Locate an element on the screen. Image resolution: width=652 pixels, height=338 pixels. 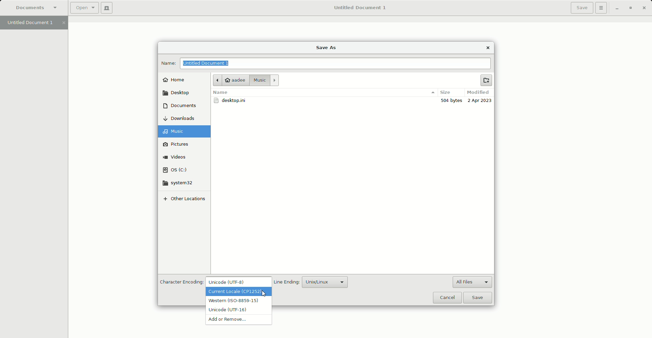
Documents is located at coordinates (181, 105).